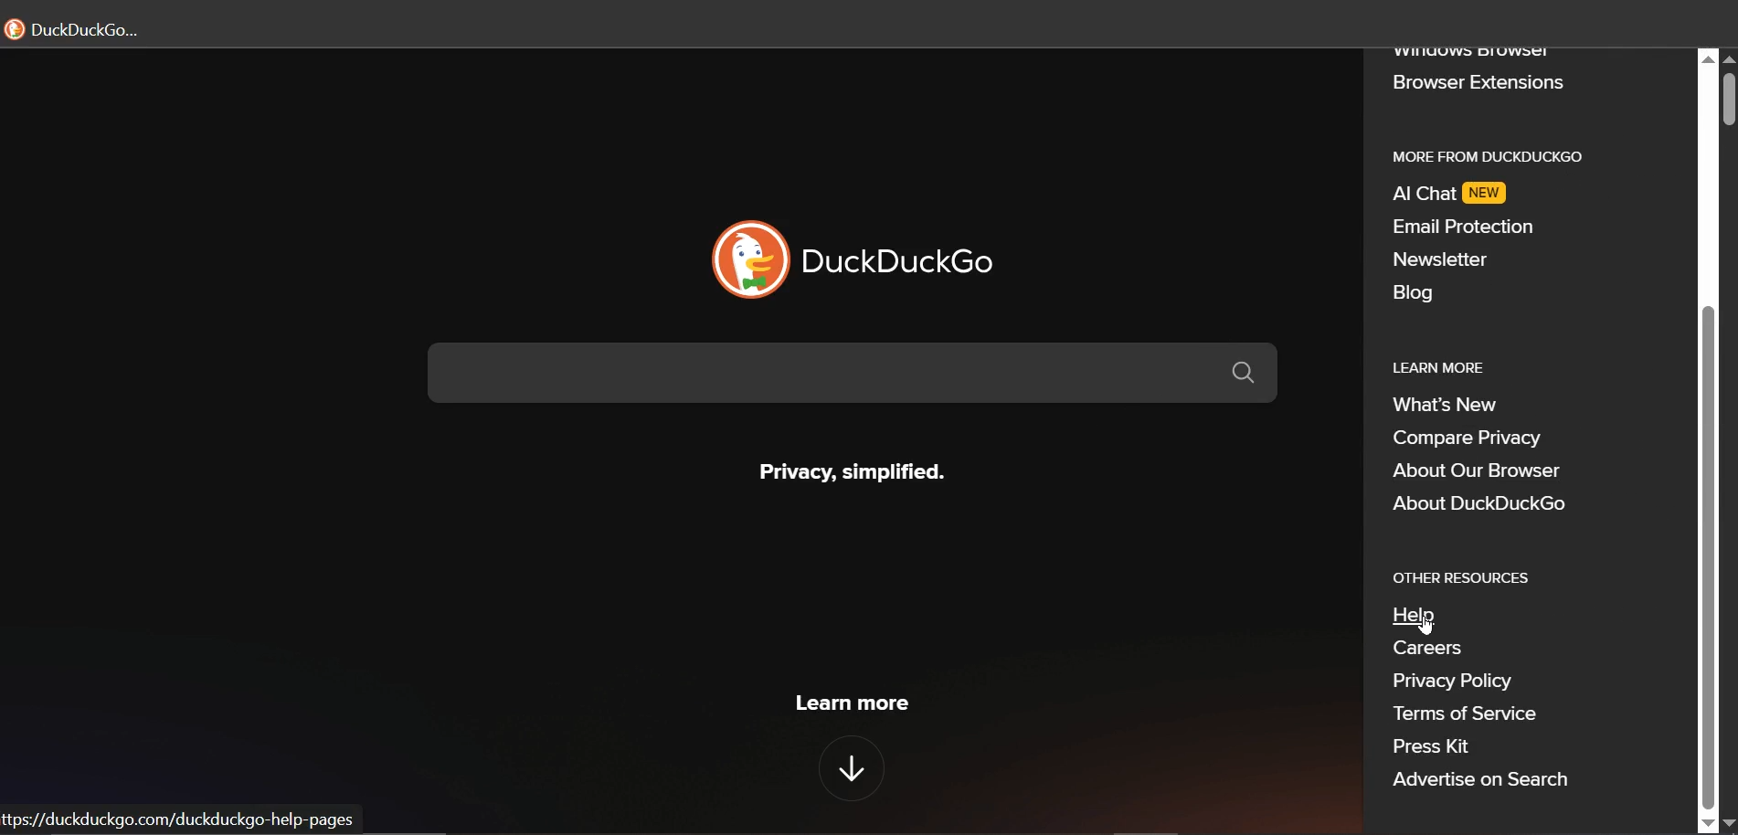 Image resolution: width=1738 pixels, height=835 pixels. I want to click on learn more, so click(849, 703).